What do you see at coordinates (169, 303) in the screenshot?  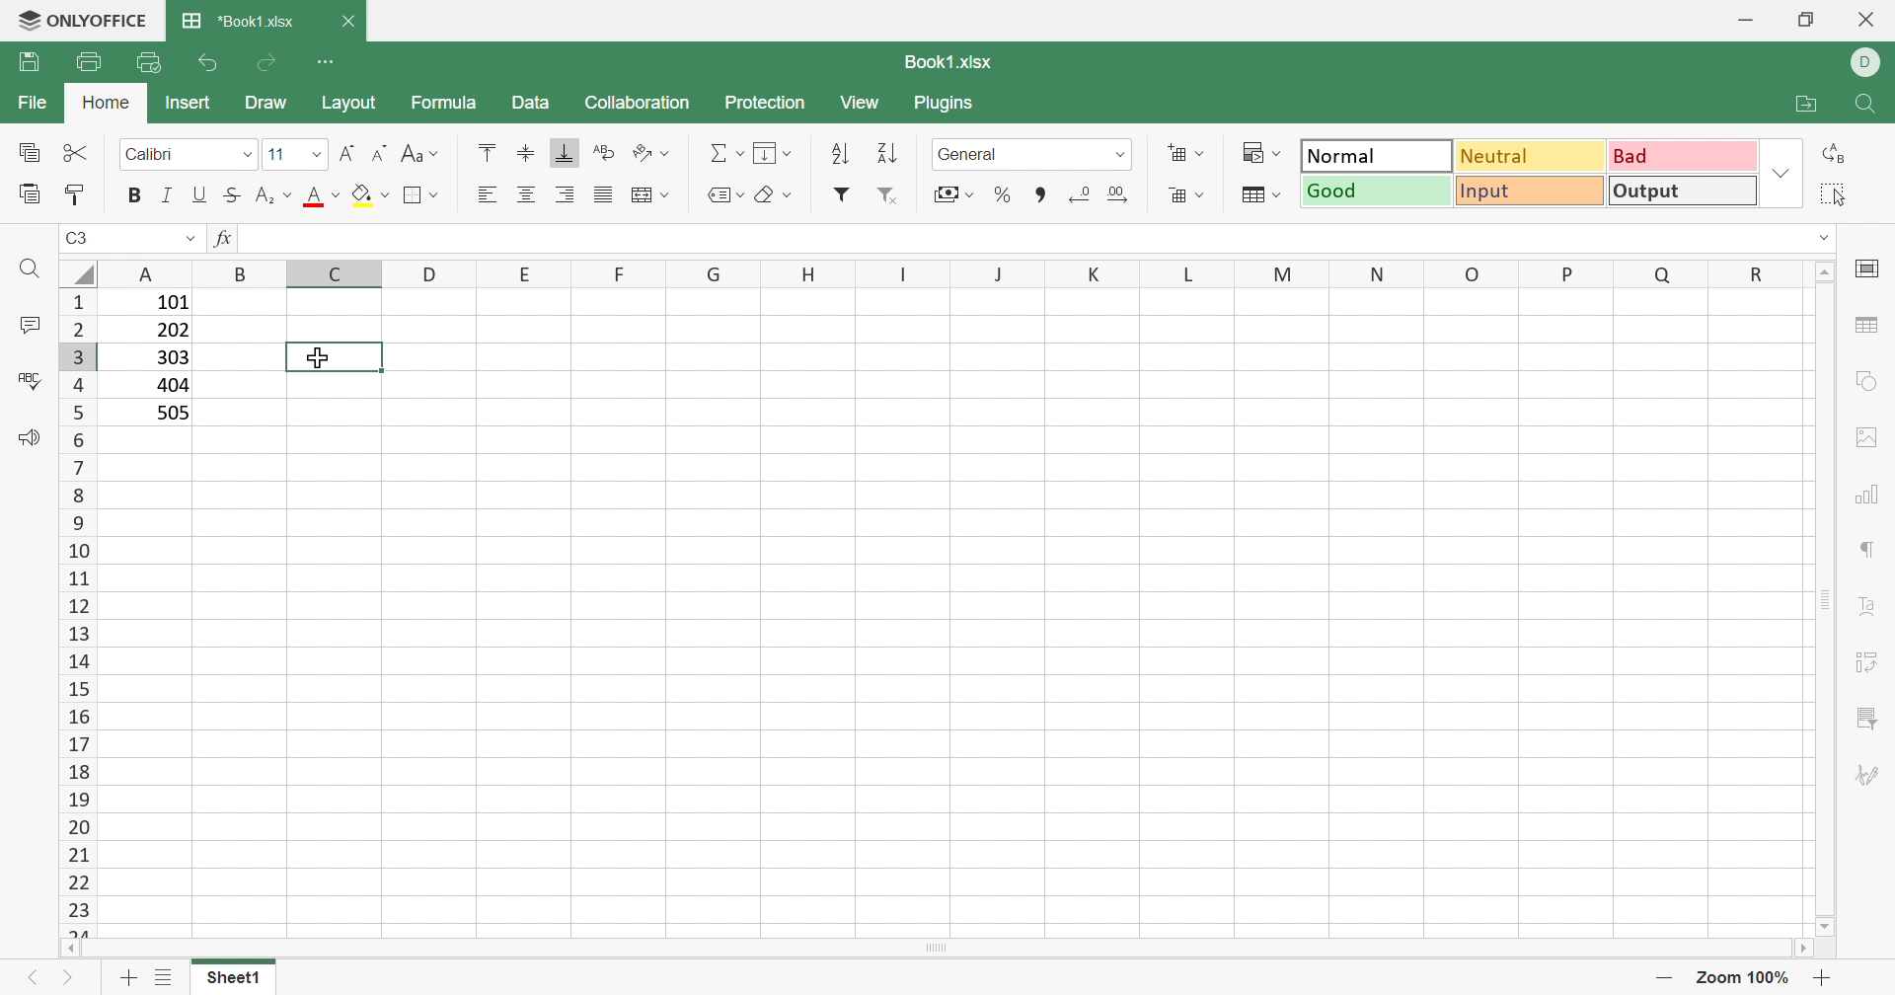 I see `101` at bounding box center [169, 303].